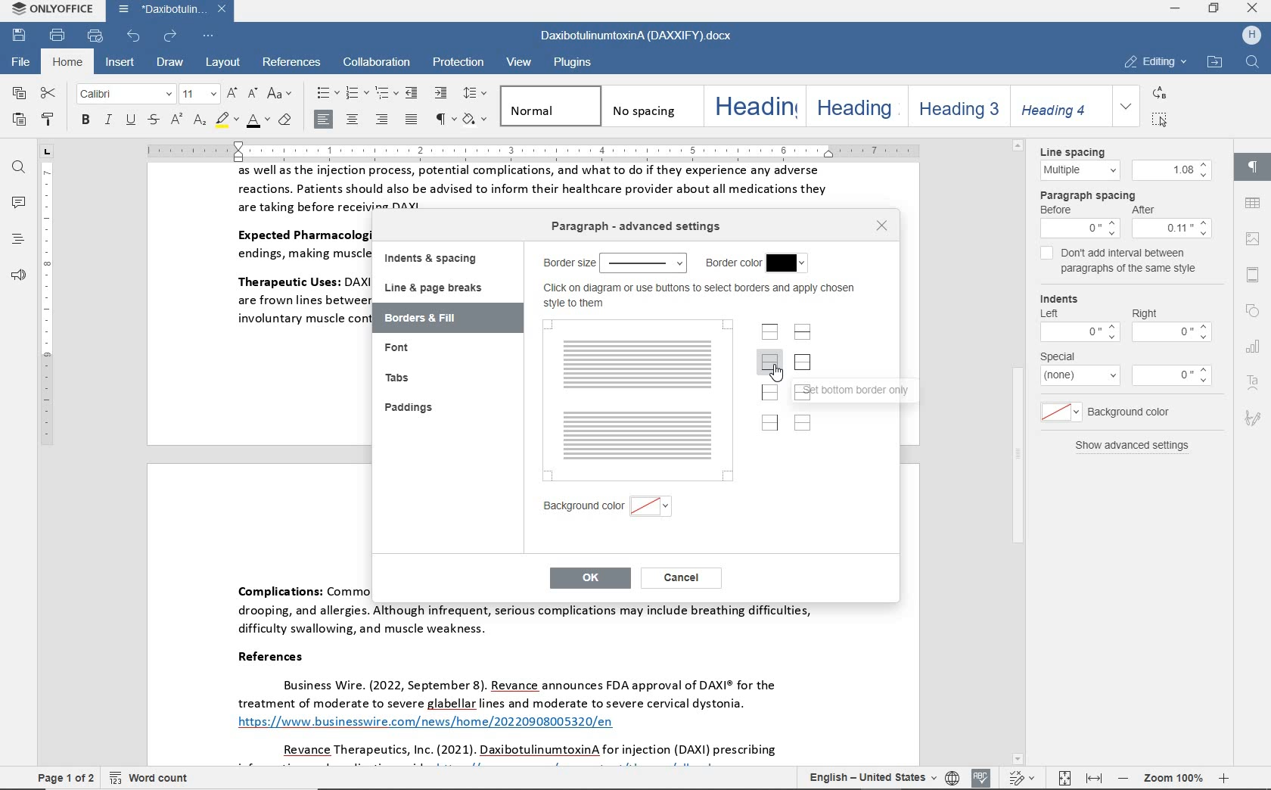 The height and width of the screenshot is (790, 1271). Describe the element at coordinates (608, 505) in the screenshot. I see `background color` at that location.